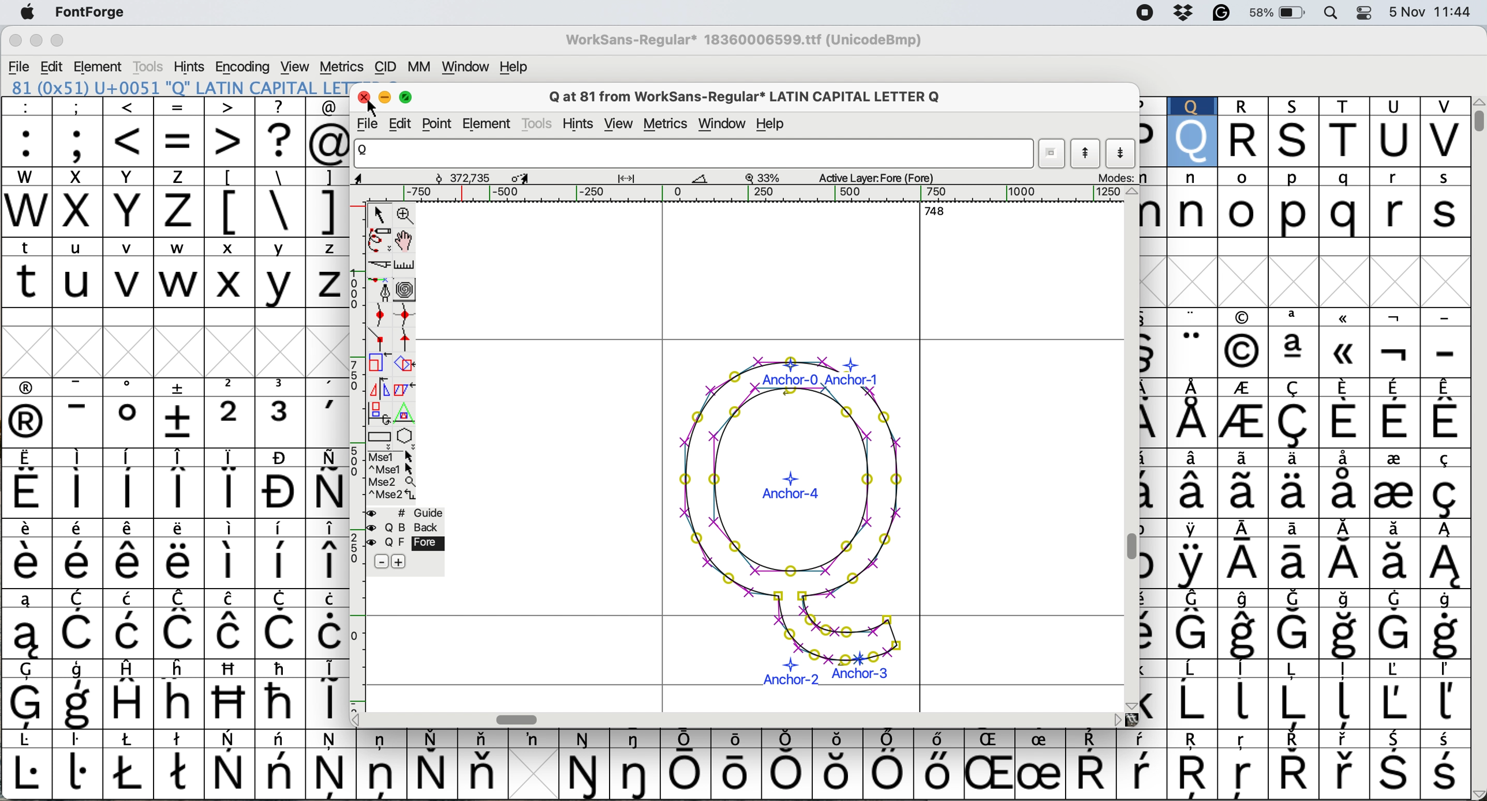 The width and height of the screenshot is (1487, 801). What do you see at coordinates (382, 266) in the screenshot?
I see `cut splines in two` at bounding box center [382, 266].